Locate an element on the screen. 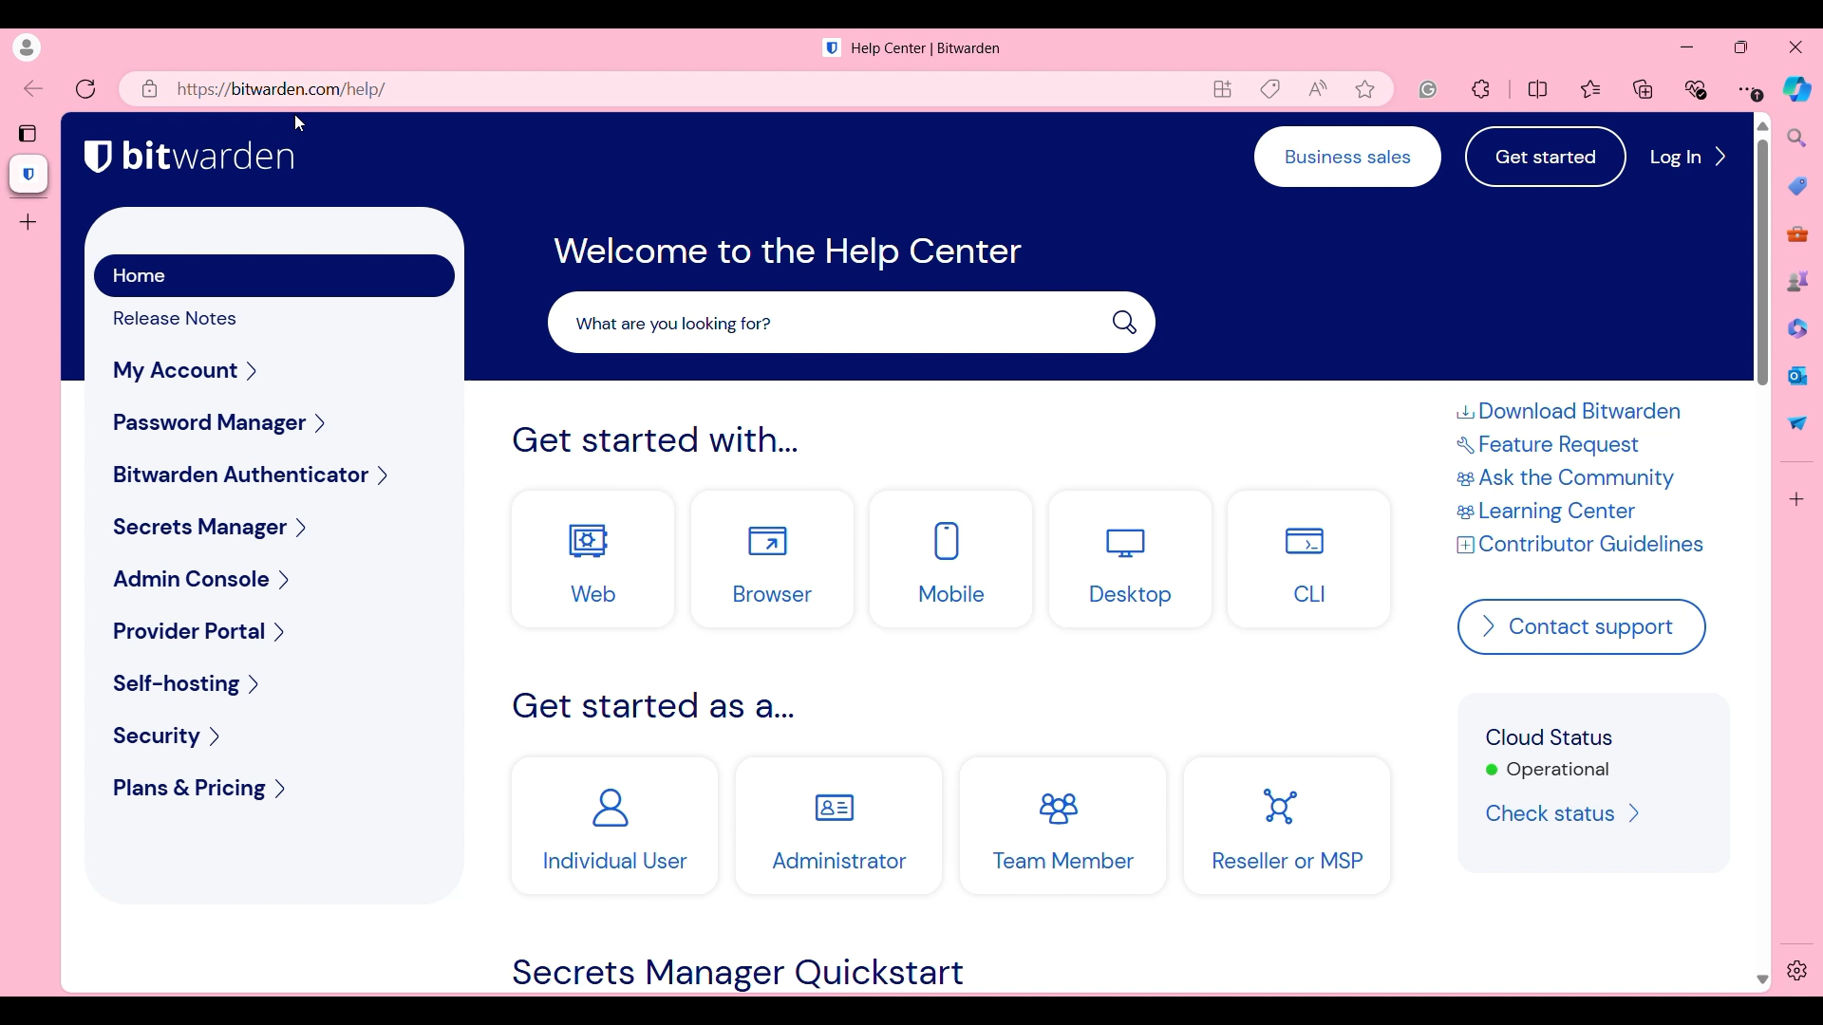  Messaging is located at coordinates (1799, 376).